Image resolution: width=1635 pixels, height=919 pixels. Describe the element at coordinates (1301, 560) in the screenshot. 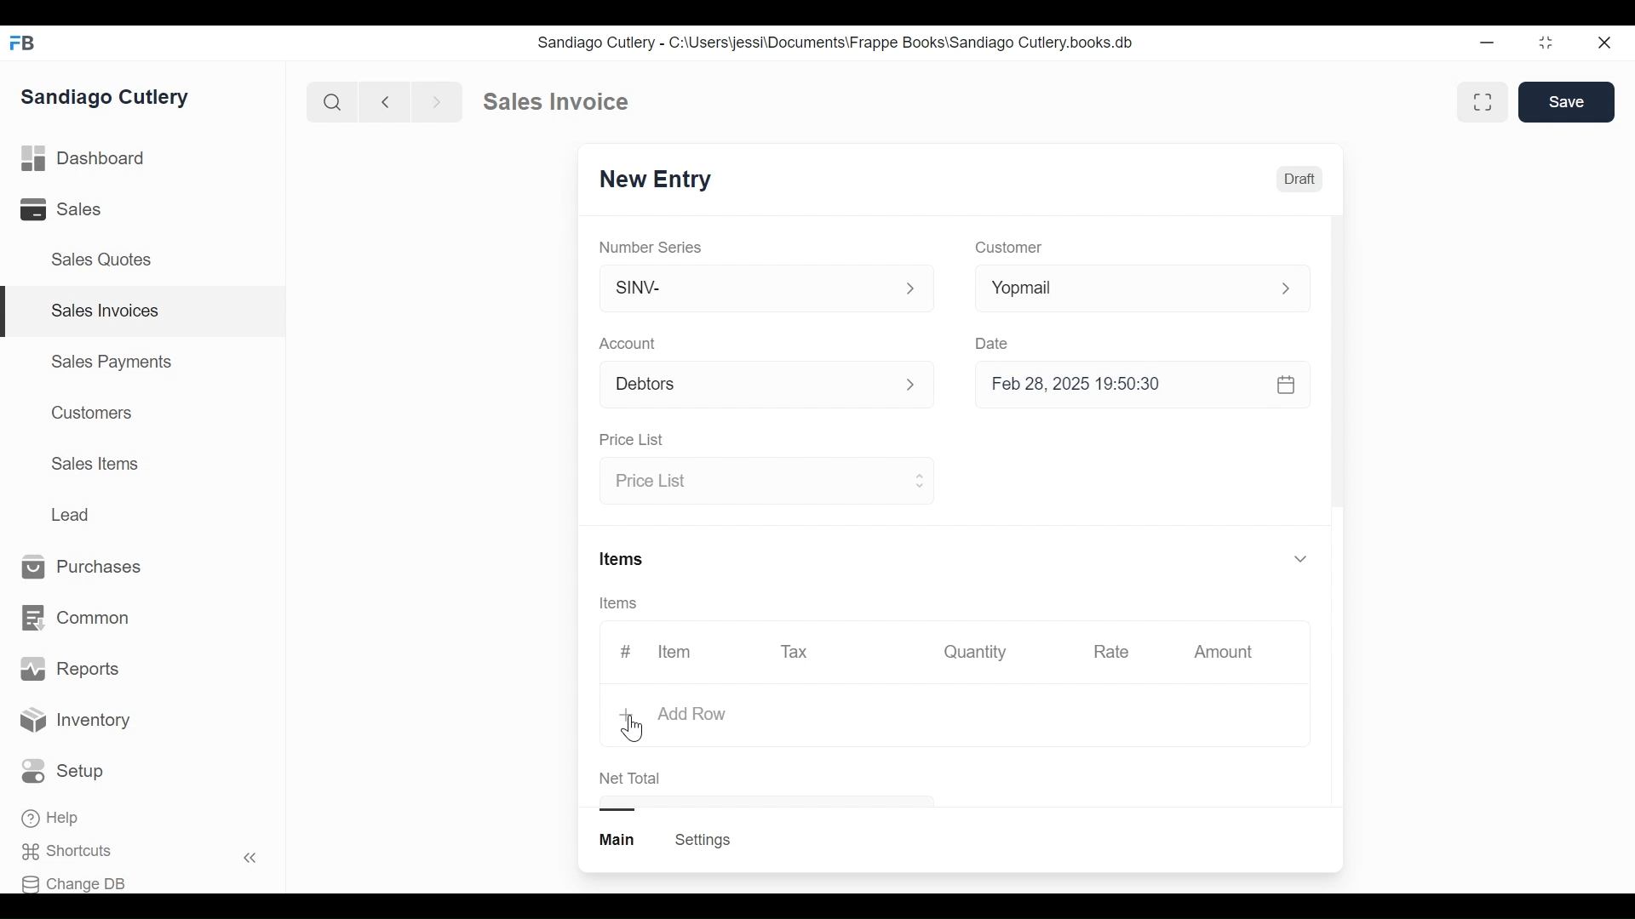

I see `v` at that location.